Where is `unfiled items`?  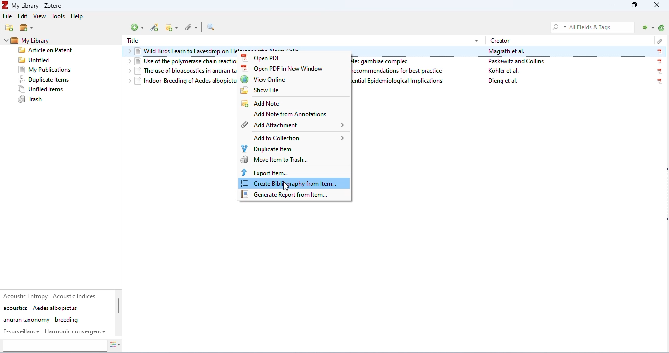
unfiled items is located at coordinates (43, 89).